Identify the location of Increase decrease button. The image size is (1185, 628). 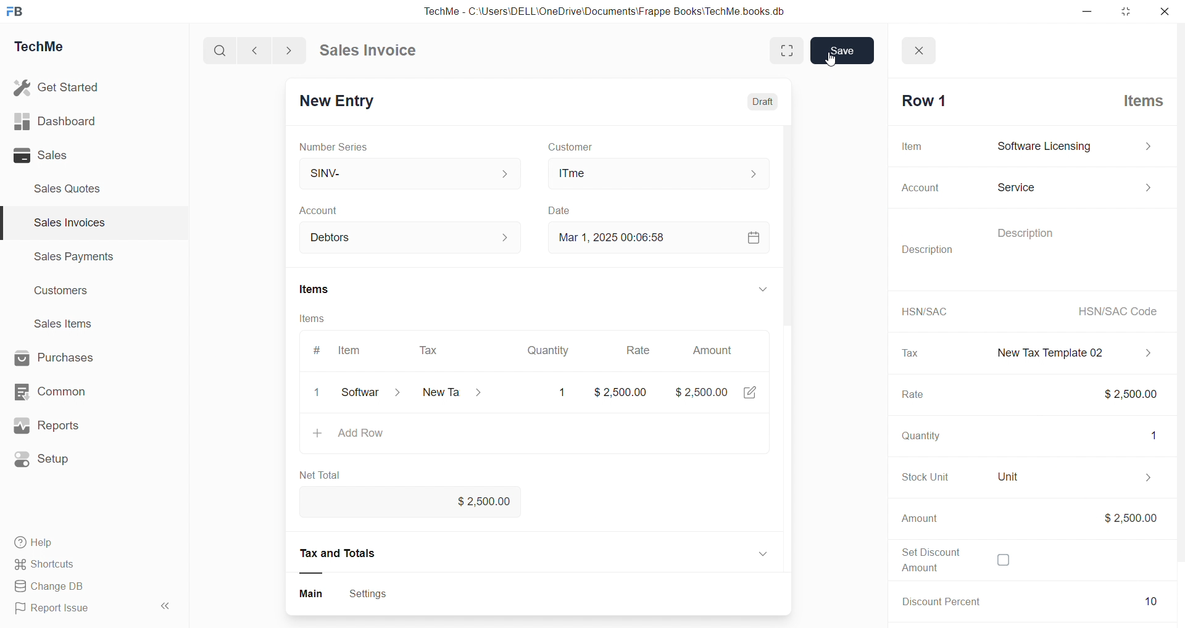
(505, 236).